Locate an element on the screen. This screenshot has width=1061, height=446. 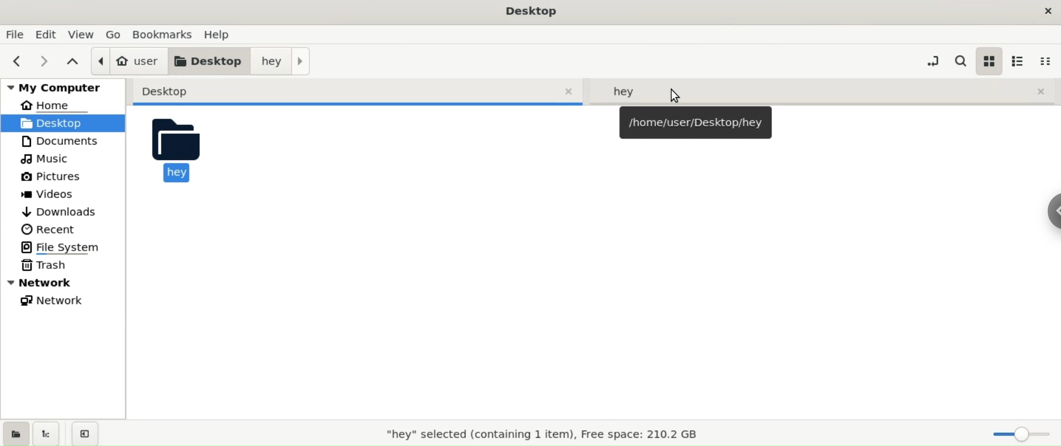
pictures is located at coordinates (68, 178).